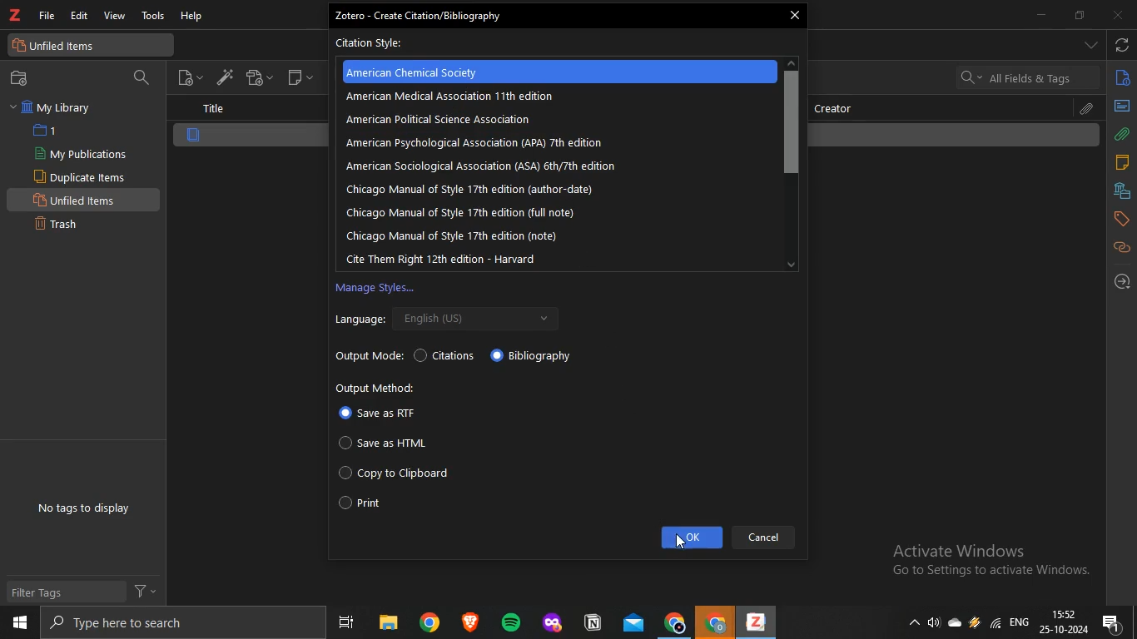 Image resolution: width=1137 pixels, height=639 pixels. What do you see at coordinates (693, 537) in the screenshot?
I see `ok` at bounding box center [693, 537].